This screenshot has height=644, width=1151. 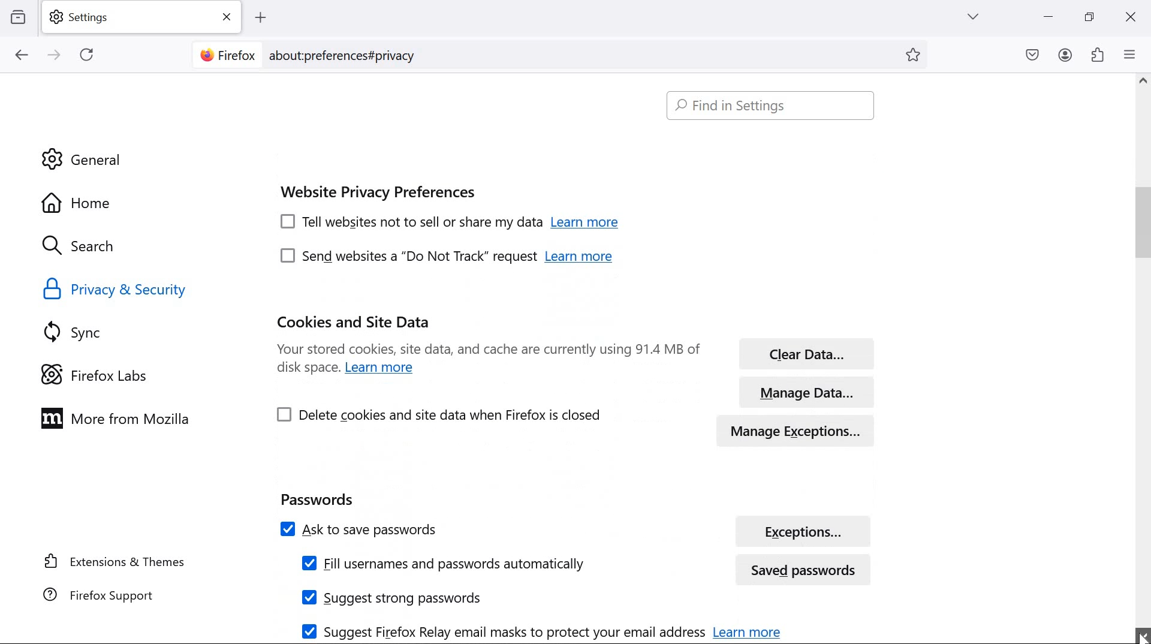 I want to click on settings, so click(x=144, y=17).